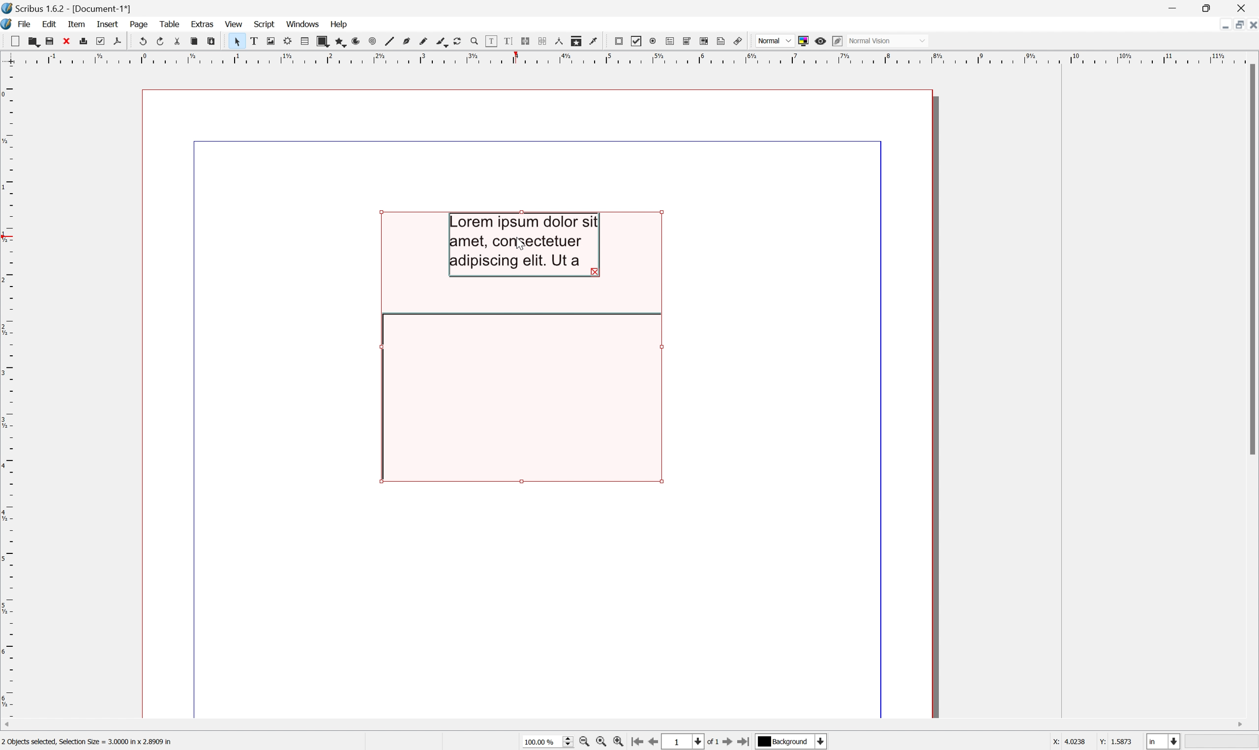 The width and height of the screenshot is (1259, 750). Describe the element at coordinates (628, 57) in the screenshot. I see `Scale` at that location.